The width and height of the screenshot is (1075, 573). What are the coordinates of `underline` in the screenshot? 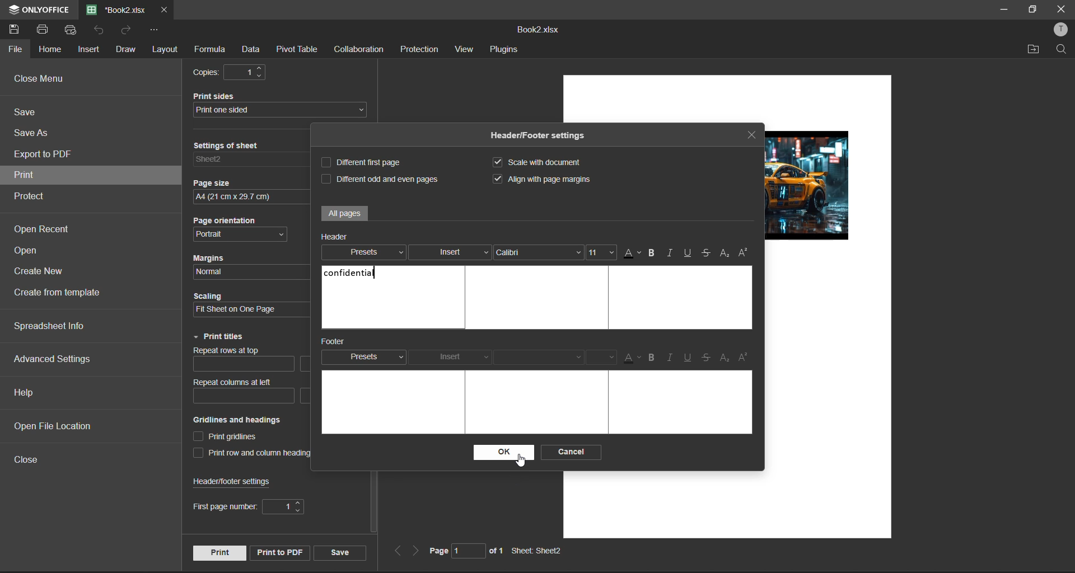 It's located at (689, 359).